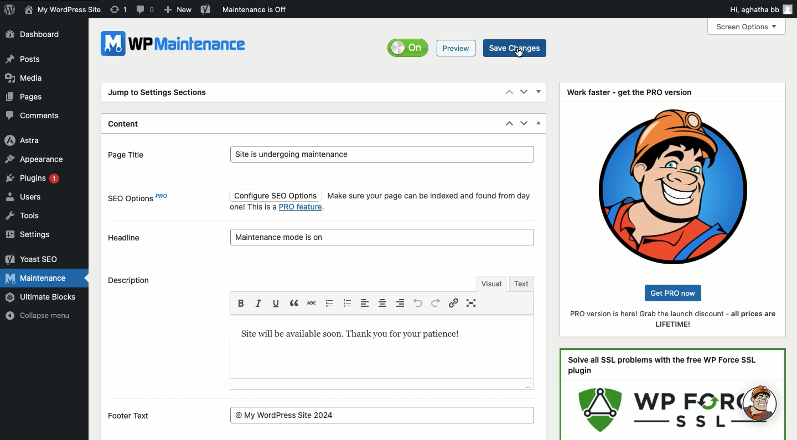 This screenshot has width=797, height=440. I want to click on Preview, so click(457, 48).